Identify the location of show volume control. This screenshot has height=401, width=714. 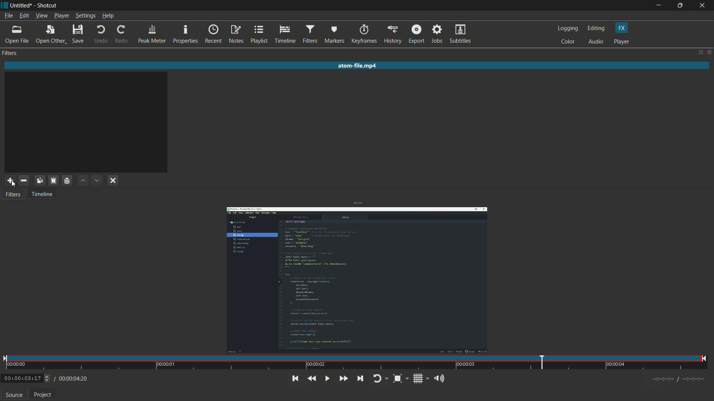
(441, 379).